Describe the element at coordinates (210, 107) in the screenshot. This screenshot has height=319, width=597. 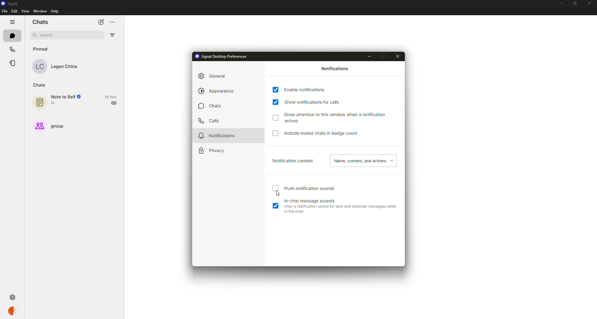
I see `chats` at that location.